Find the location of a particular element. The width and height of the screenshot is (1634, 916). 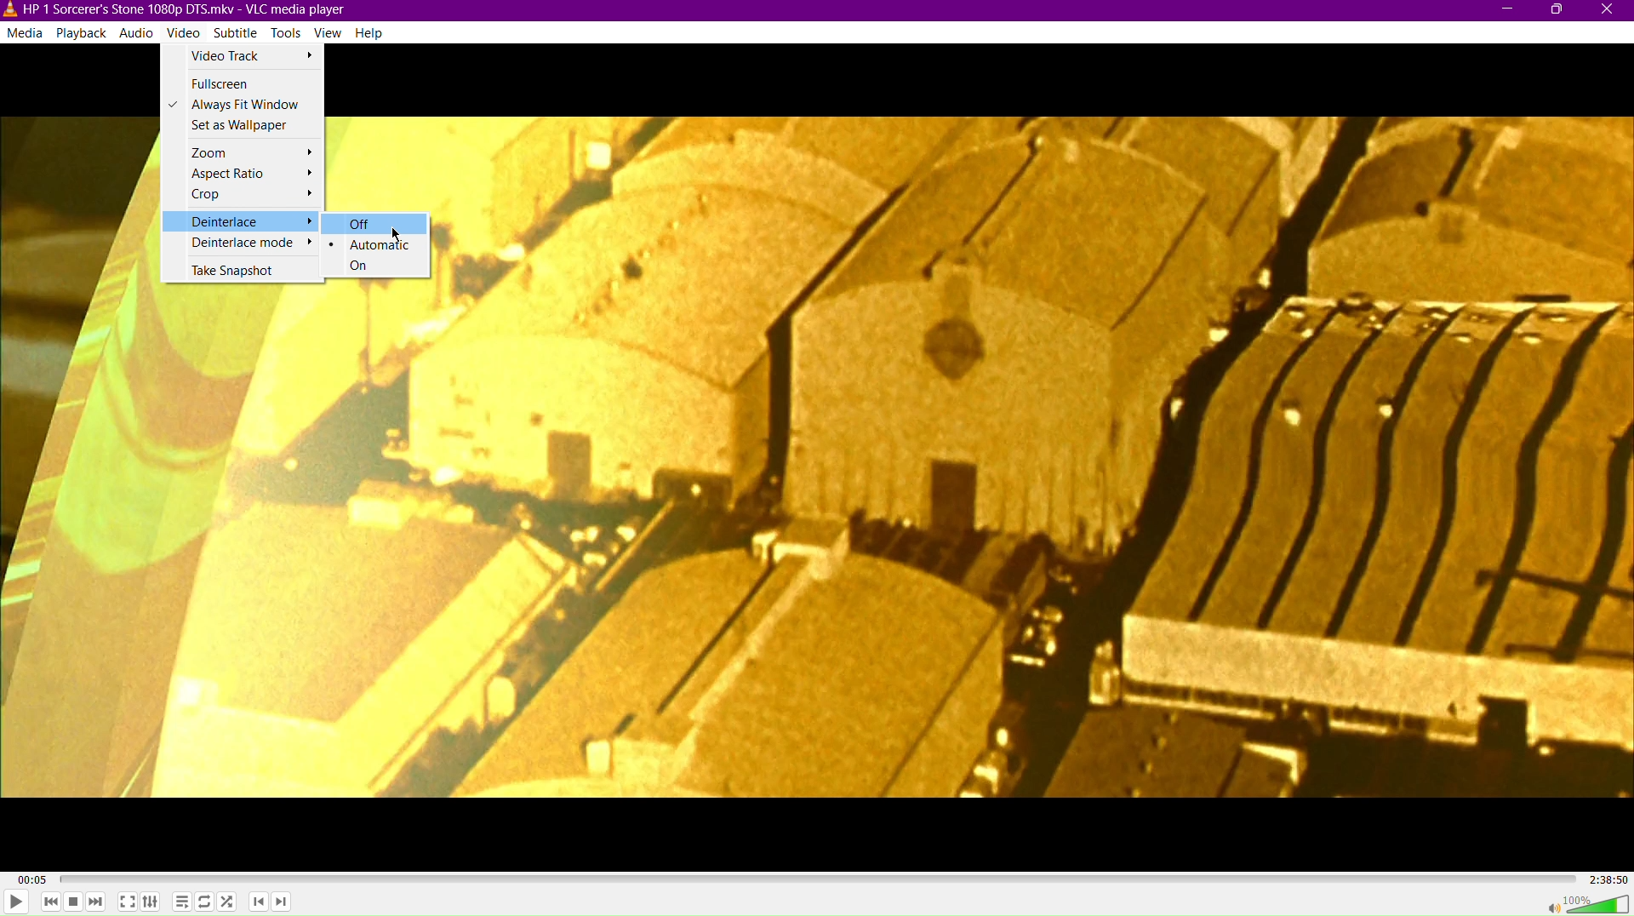

Zoom is located at coordinates (243, 151).